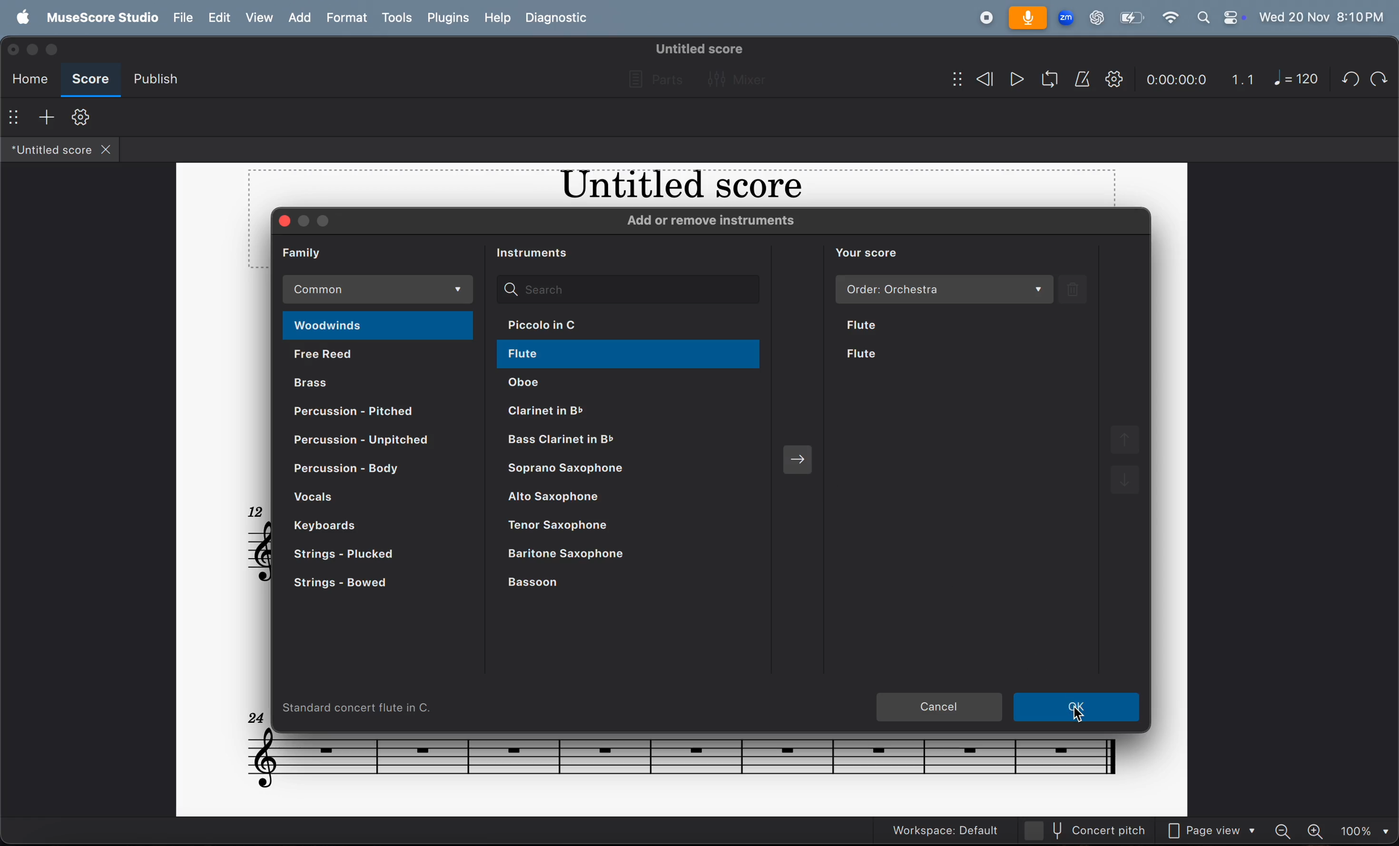  I want to click on percusion body, so click(361, 473).